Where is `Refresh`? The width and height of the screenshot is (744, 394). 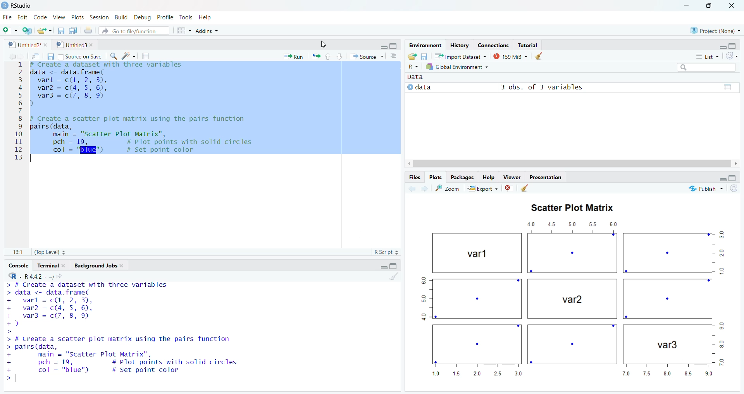 Refresh is located at coordinates (734, 55).